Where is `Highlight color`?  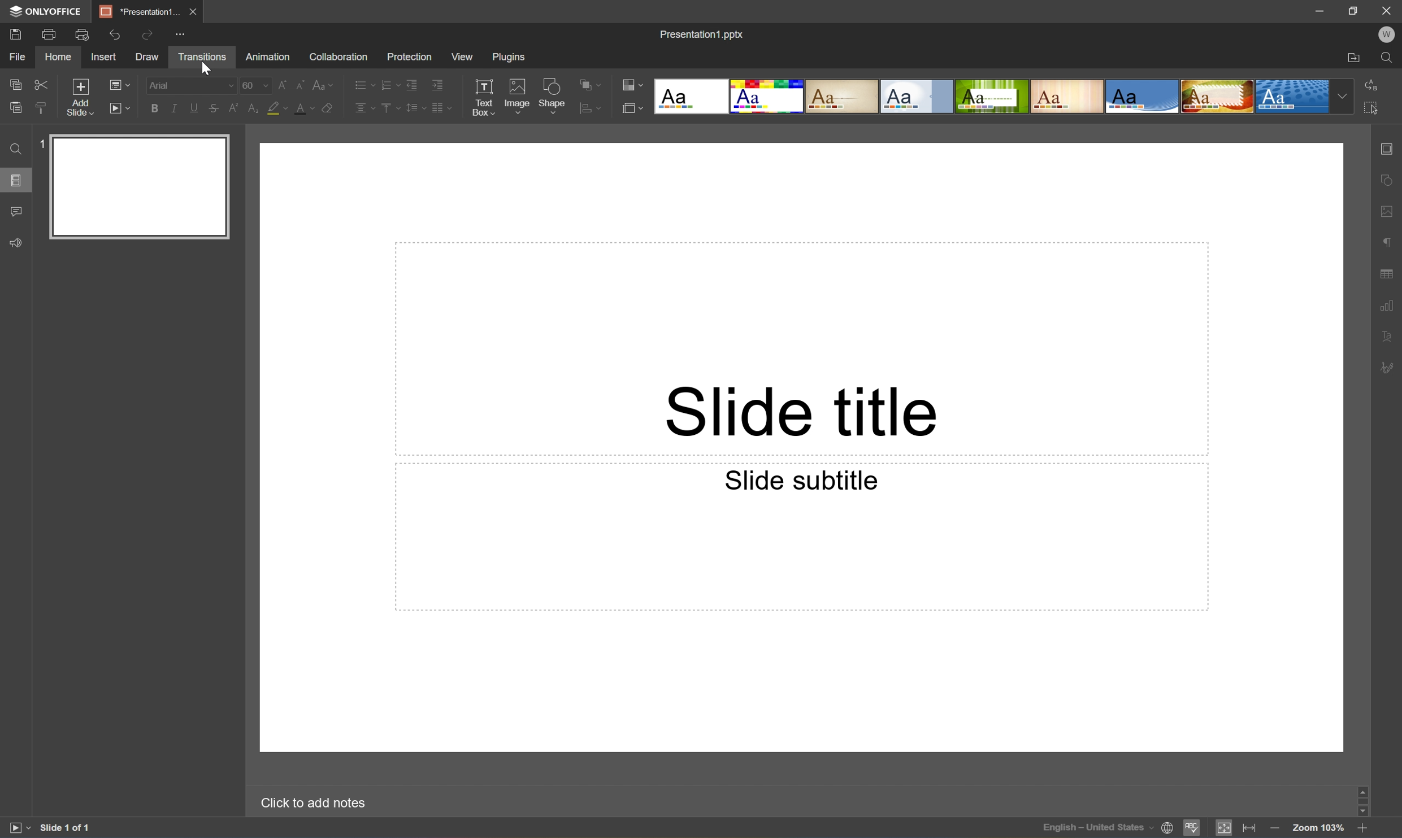
Highlight color is located at coordinates (278, 108).